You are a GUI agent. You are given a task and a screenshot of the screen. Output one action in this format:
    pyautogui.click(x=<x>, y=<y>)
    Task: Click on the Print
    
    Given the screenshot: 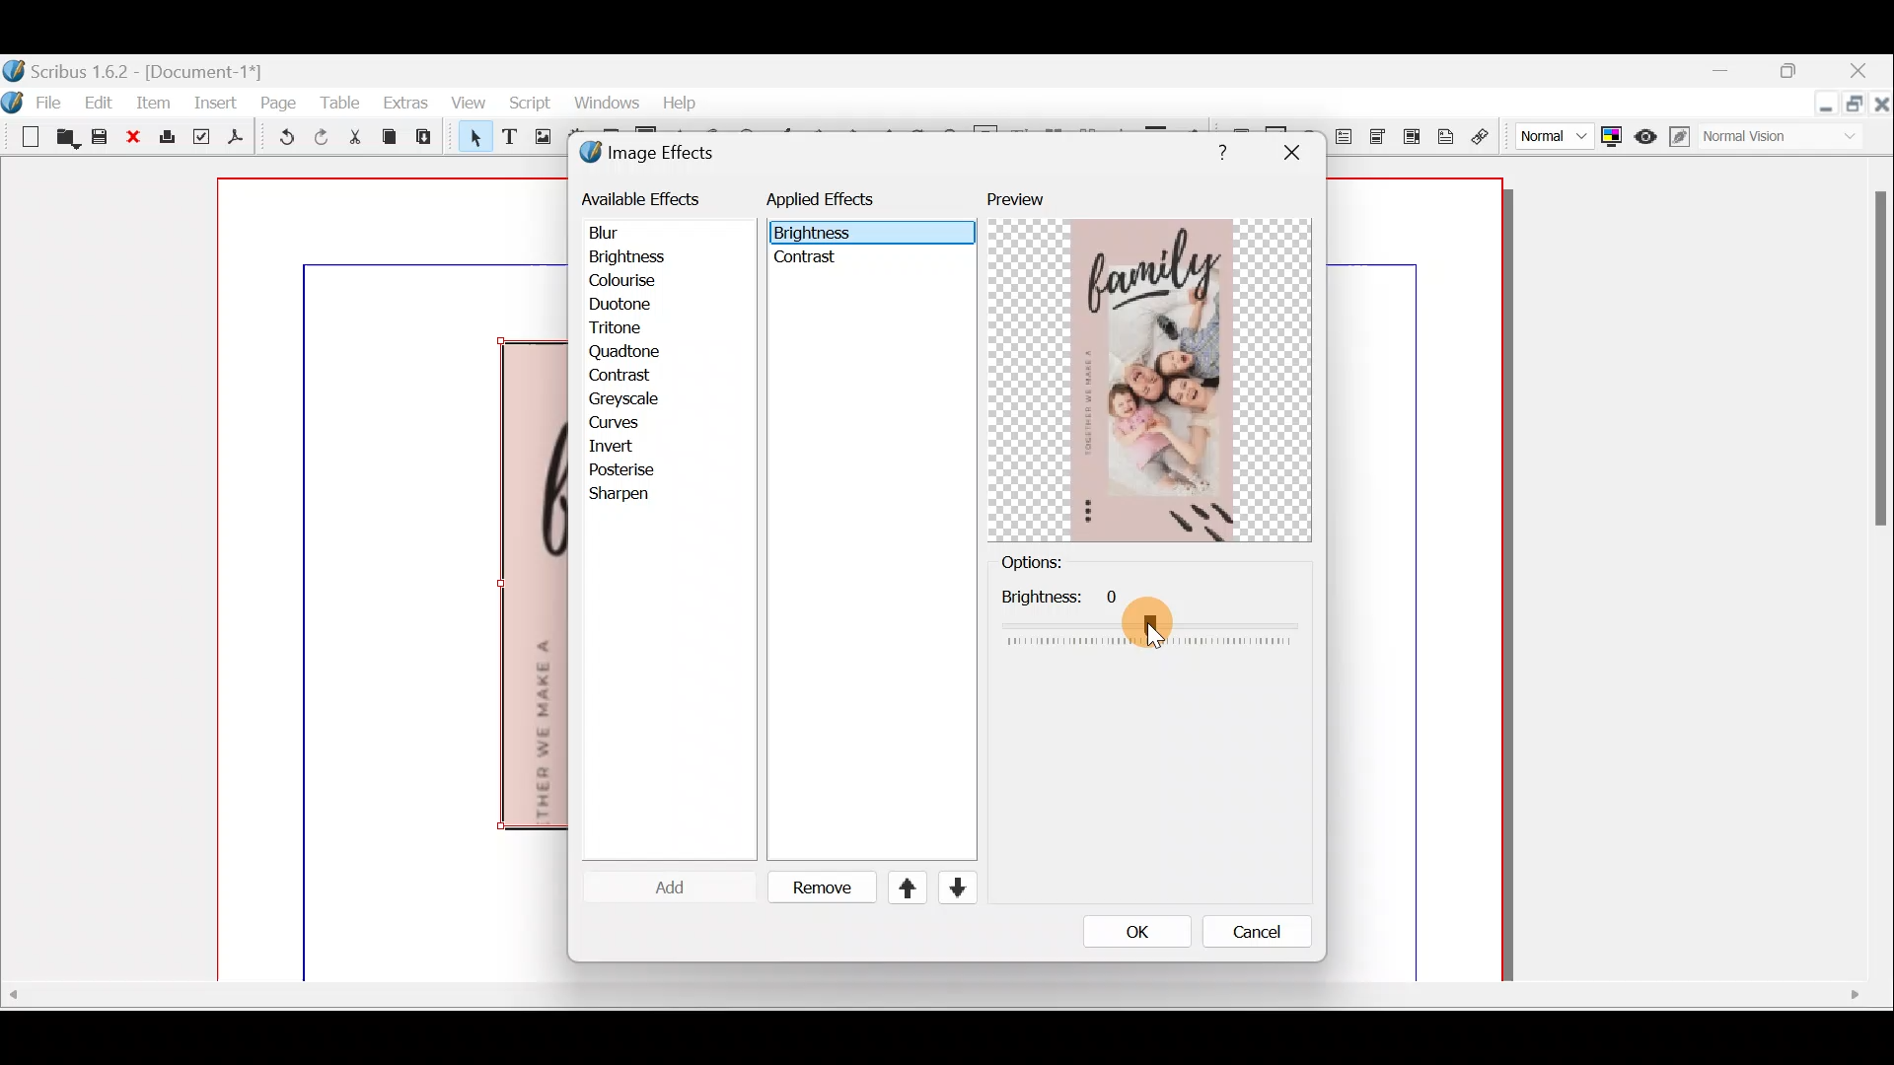 What is the action you would take?
    pyautogui.click(x=165, y=138)
    